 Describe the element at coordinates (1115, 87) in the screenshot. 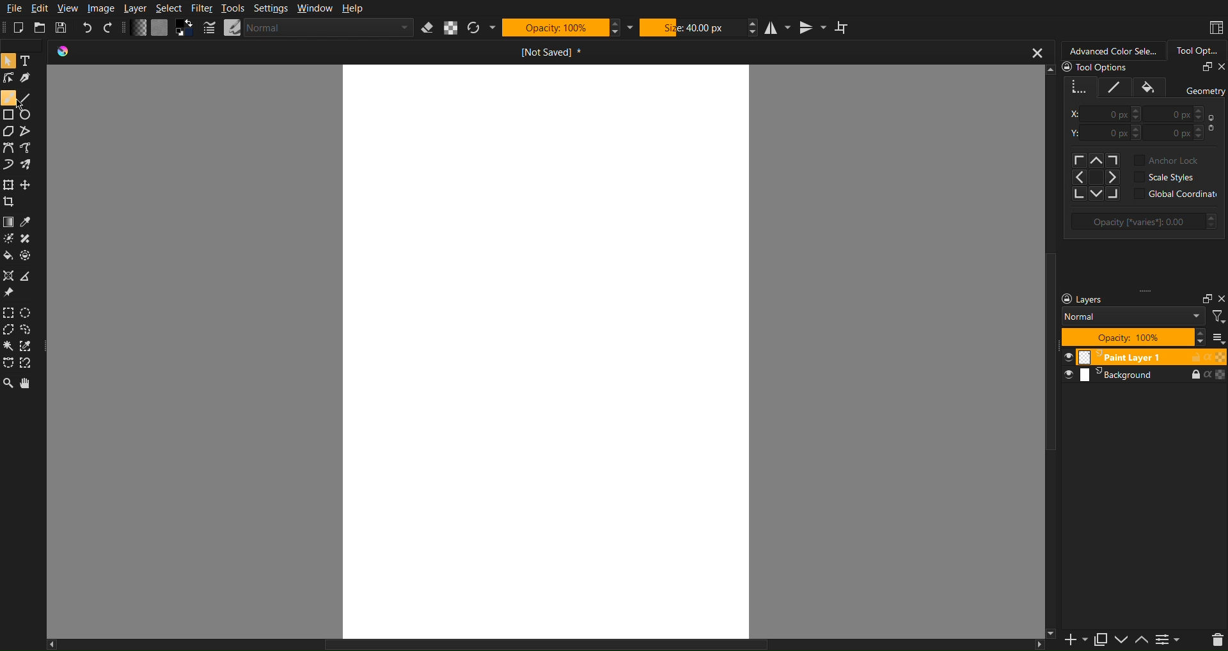

I see `Line` at that location.